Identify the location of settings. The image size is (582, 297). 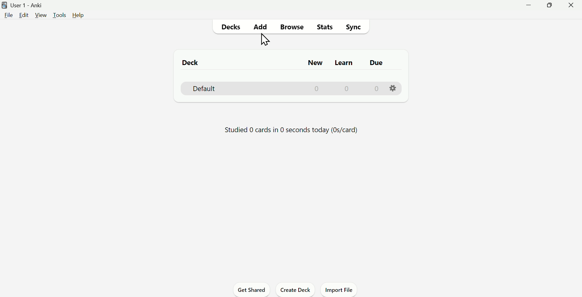
(393, 88).